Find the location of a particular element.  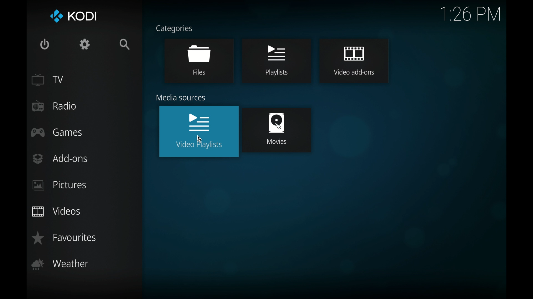

quit kodi is located at coordinates (45, 44).